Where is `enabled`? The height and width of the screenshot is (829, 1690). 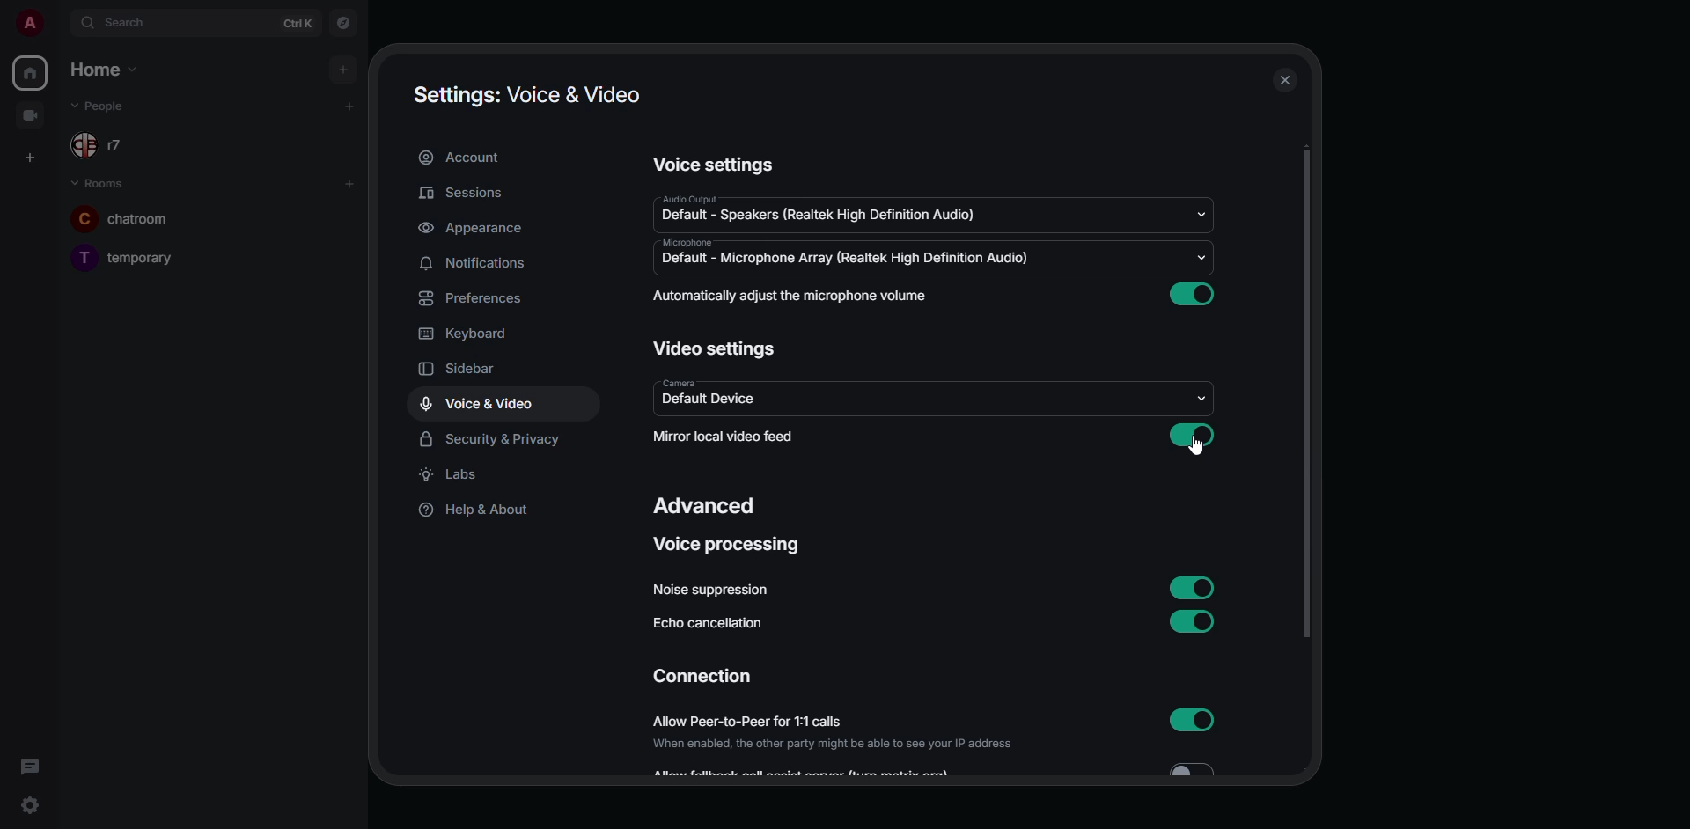 enabled is located at coordinates (1192, 437).